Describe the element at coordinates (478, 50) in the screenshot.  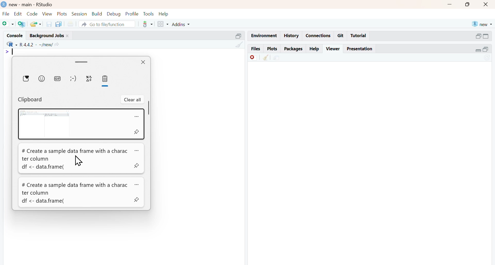
I see `expand/collapse` at that location.